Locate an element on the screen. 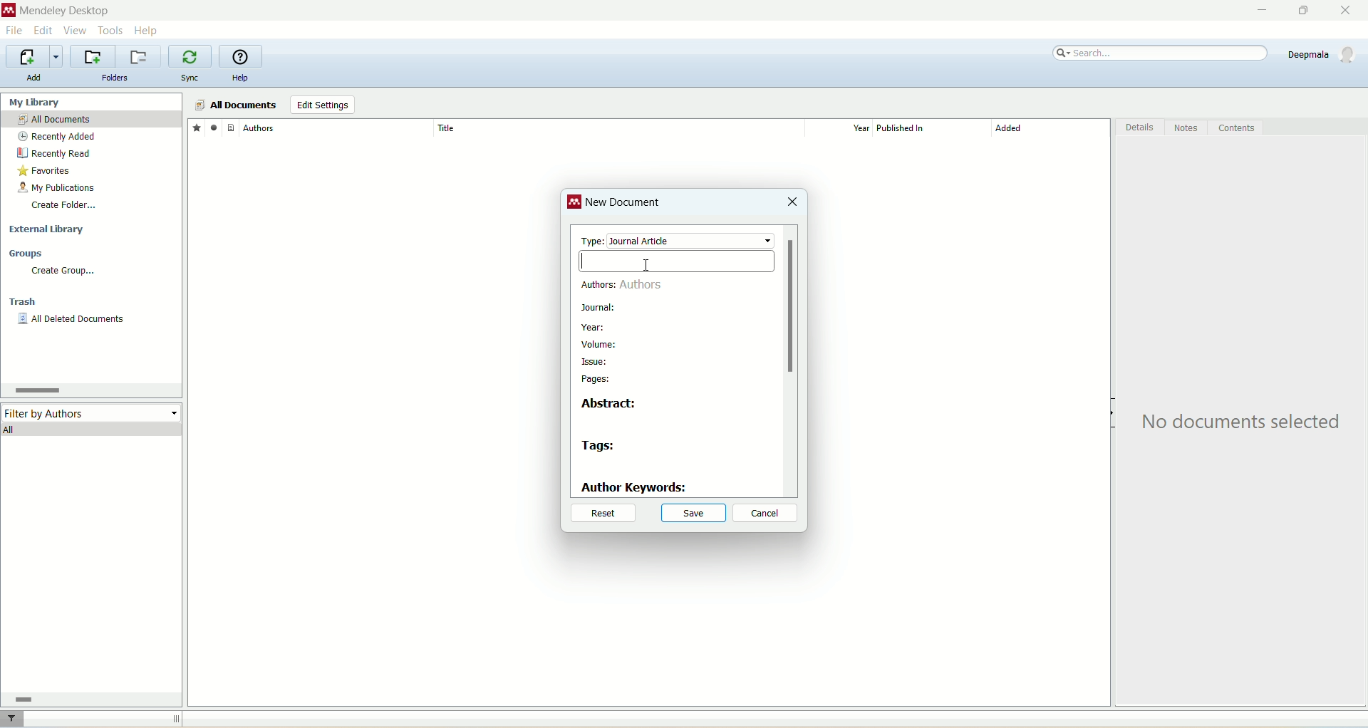  view is located at coordinates (76, 31).